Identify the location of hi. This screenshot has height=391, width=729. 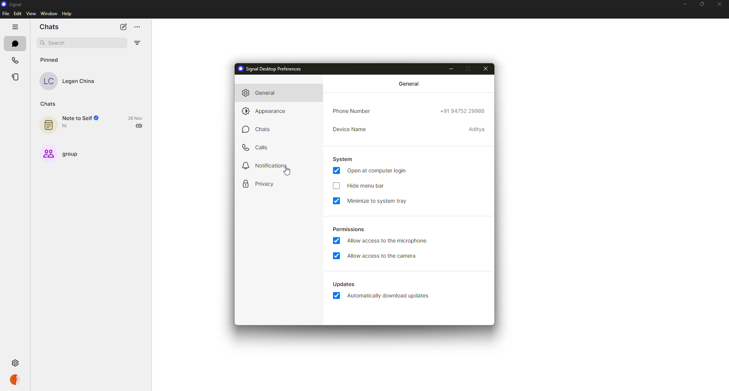
(66, 126).